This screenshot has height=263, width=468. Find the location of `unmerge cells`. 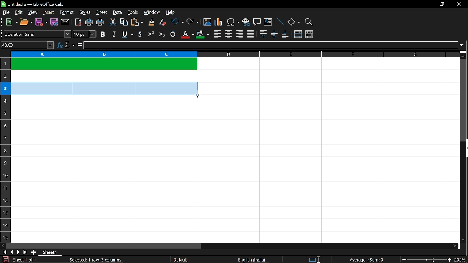

unmerge cells is located at coordinates (309, 35).